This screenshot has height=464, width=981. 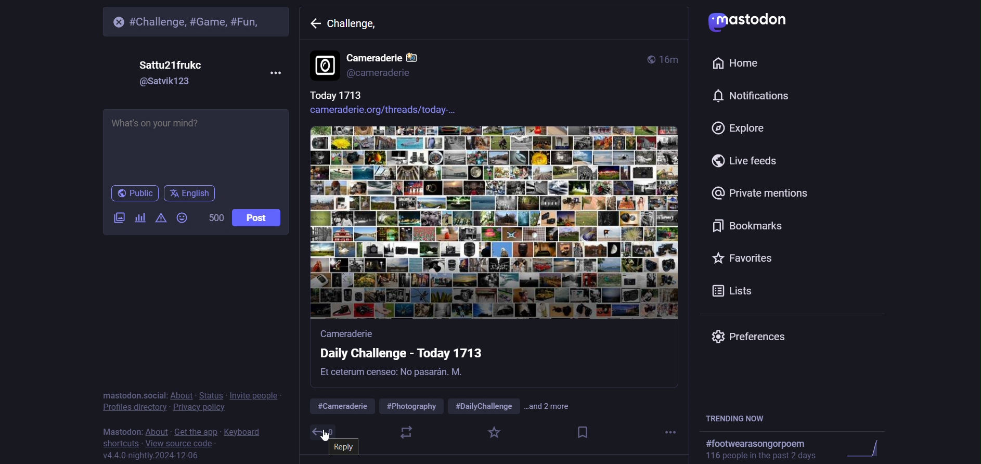 What do you see at coordinates (648, 58) in the screenshot?
I see `public` at bounding box center [648, 58].